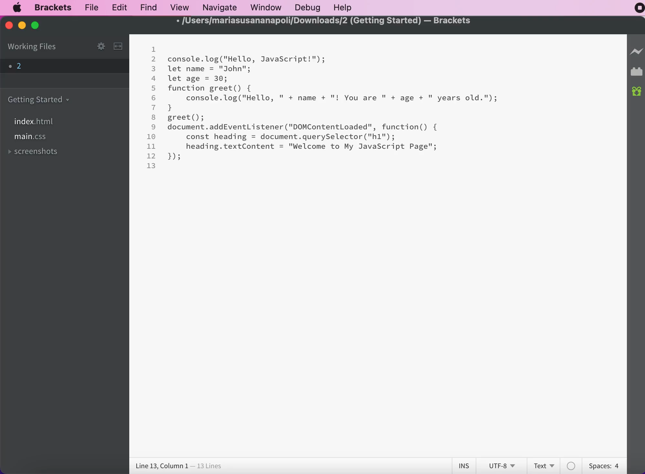  What do you see at coordinates (154, 88) in the screenshot?
I see `5` at bounding box center [154, 88].